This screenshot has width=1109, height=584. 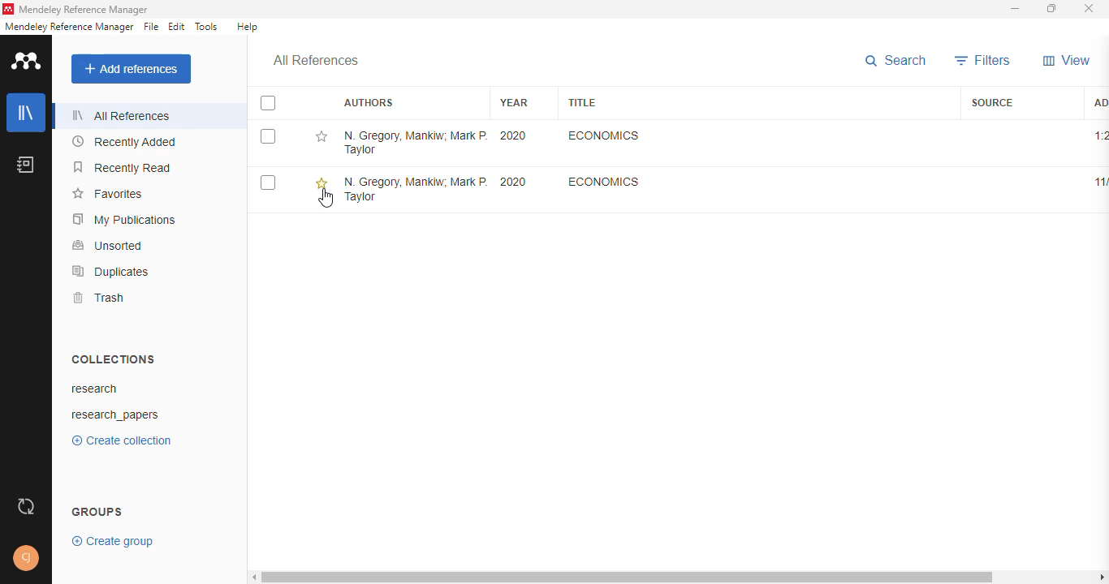 What do you see at coordinates (513, 102) in the screenshot?
I see `year` at bounding box center [513, 102].